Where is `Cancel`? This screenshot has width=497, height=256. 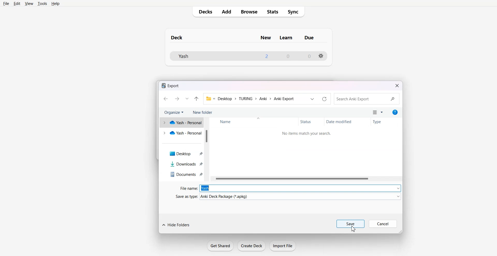
Cancel is located at coordinates (383, 224).